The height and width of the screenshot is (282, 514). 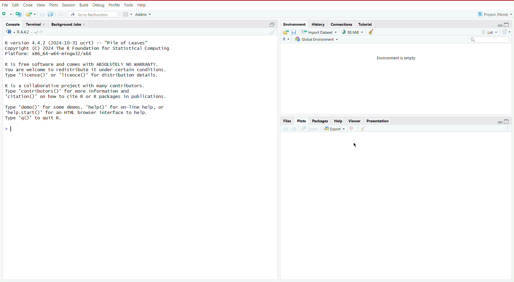 What do you see at coordinates (310, 128) in the screenshot?
I see `Zoom` at bounding box center [310, 128].